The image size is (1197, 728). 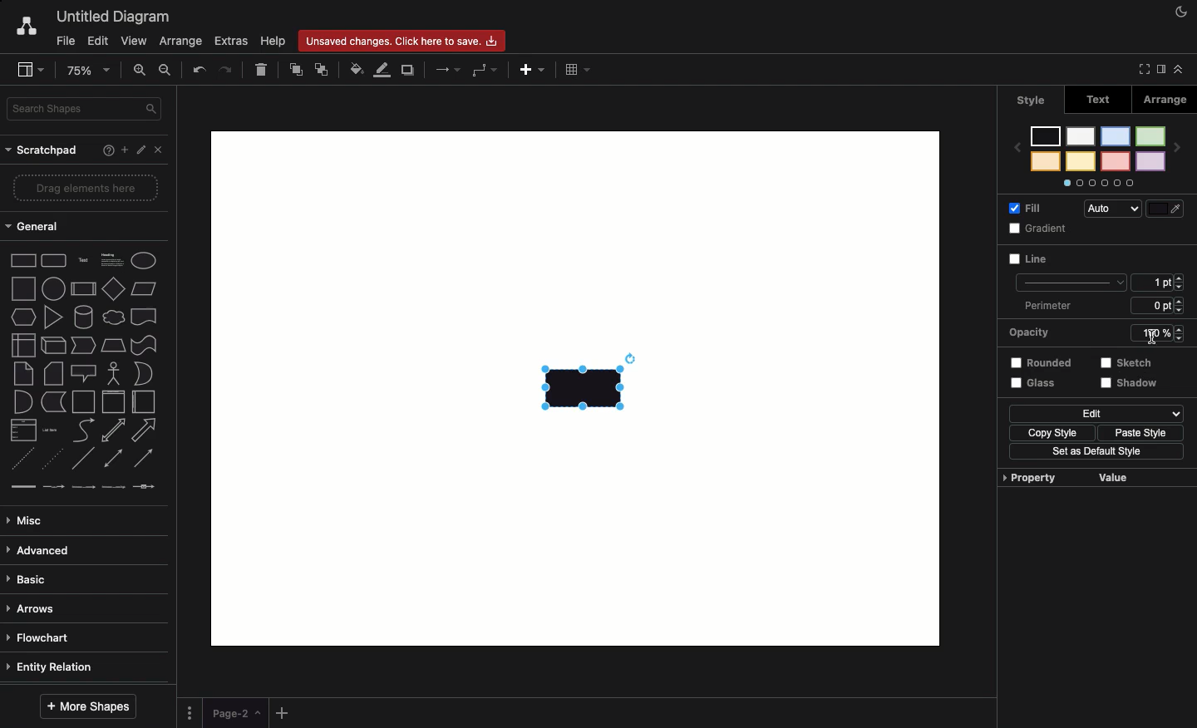 What do you see at coordinates (1080, 162) in the screenshot?
I see `color 6` at bounding box center [1080, 162].